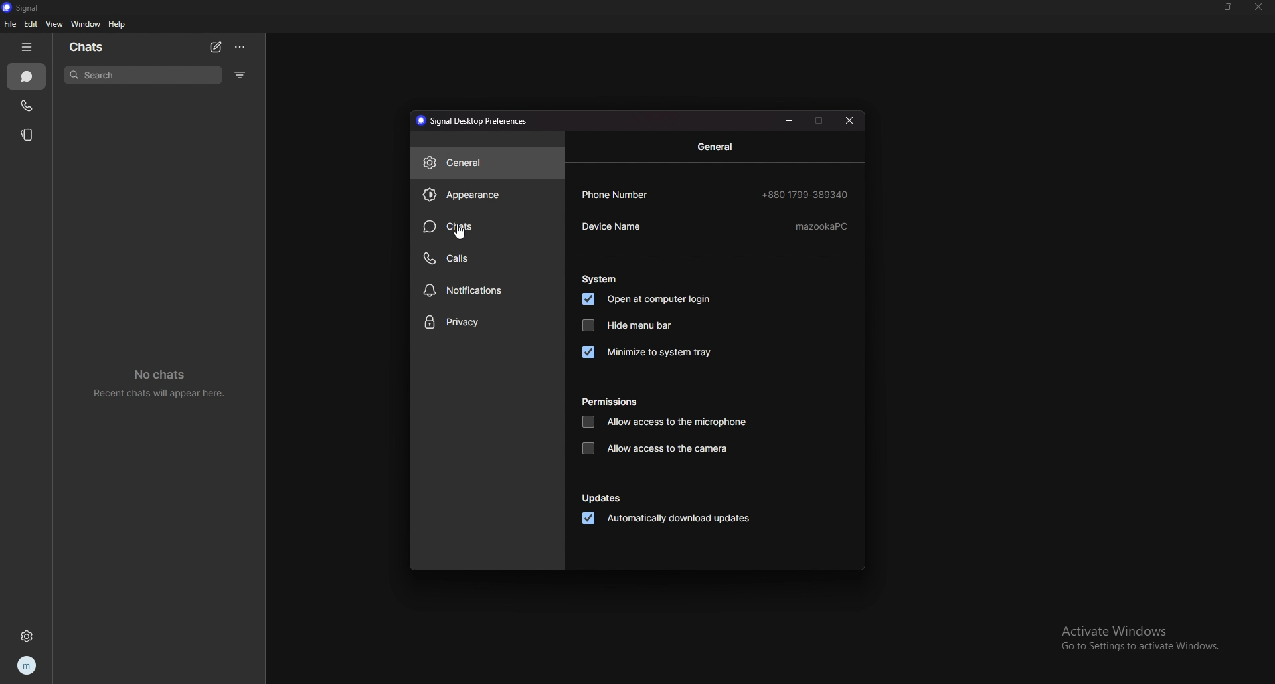 Image resolution: width=1275 pixels, height=684 pixels. I want to click on maximize, so click(819, 120).